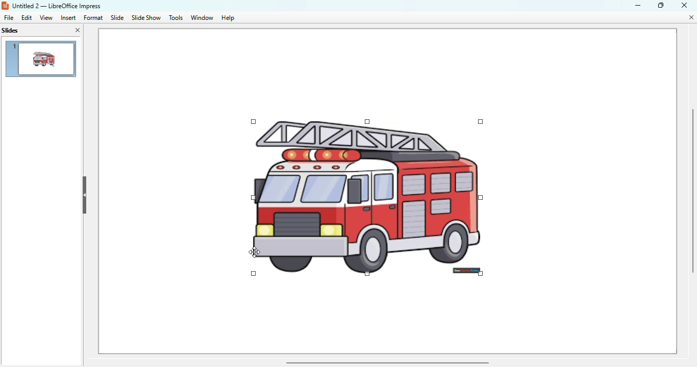  I want to click on horizontal scroll bar, so click(387, 363).